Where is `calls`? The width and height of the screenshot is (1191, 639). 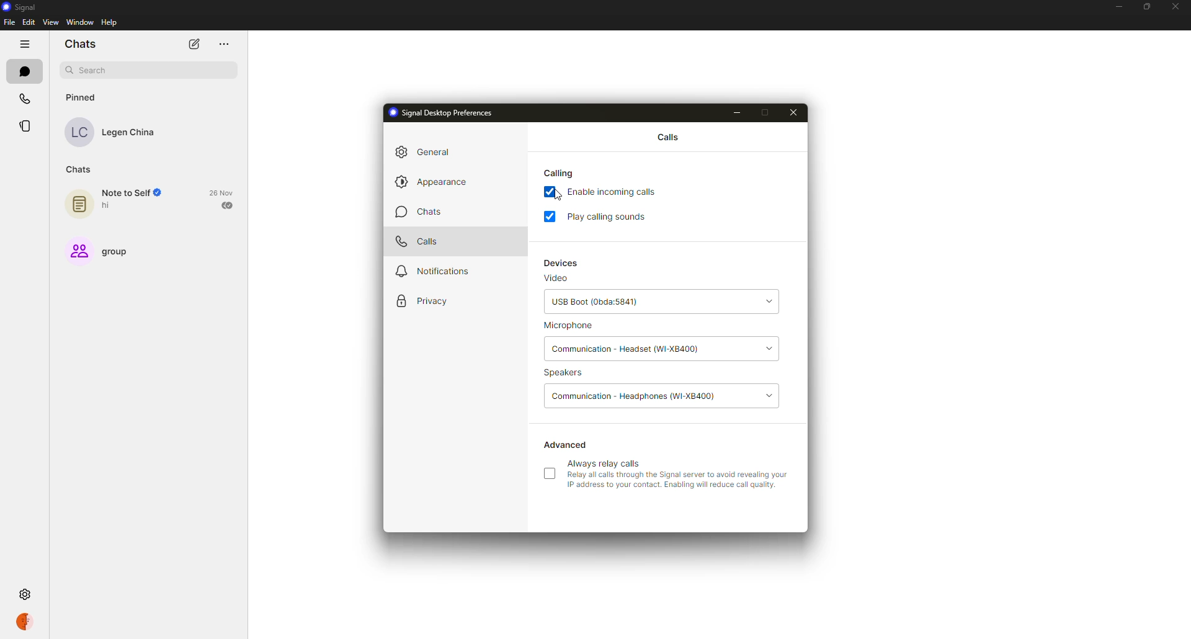
calls is located at coordinates (23, 99).